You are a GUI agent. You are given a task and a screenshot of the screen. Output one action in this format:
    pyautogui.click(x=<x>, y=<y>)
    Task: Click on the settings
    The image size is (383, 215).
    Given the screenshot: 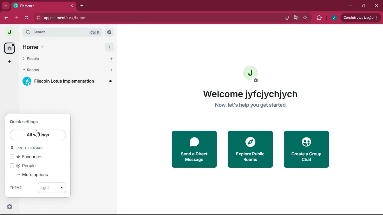 What is the action you would take?
    pyautogui.click(x=8, y=207)
    